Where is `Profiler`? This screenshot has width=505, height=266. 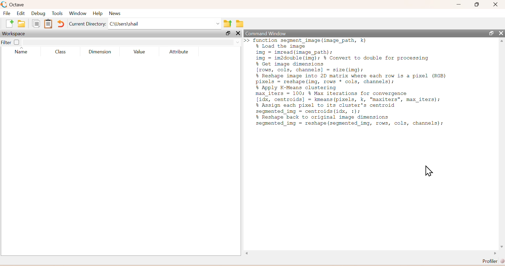
Profiler is located at coordinates (492, 261).